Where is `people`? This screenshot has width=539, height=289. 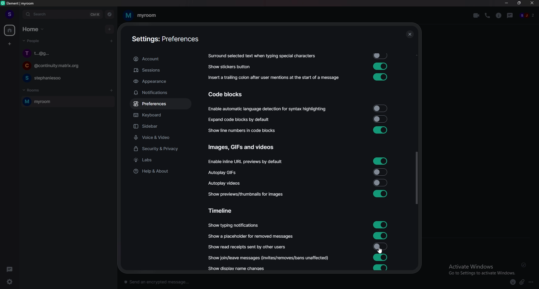 people is located at coordinates (527, 16).